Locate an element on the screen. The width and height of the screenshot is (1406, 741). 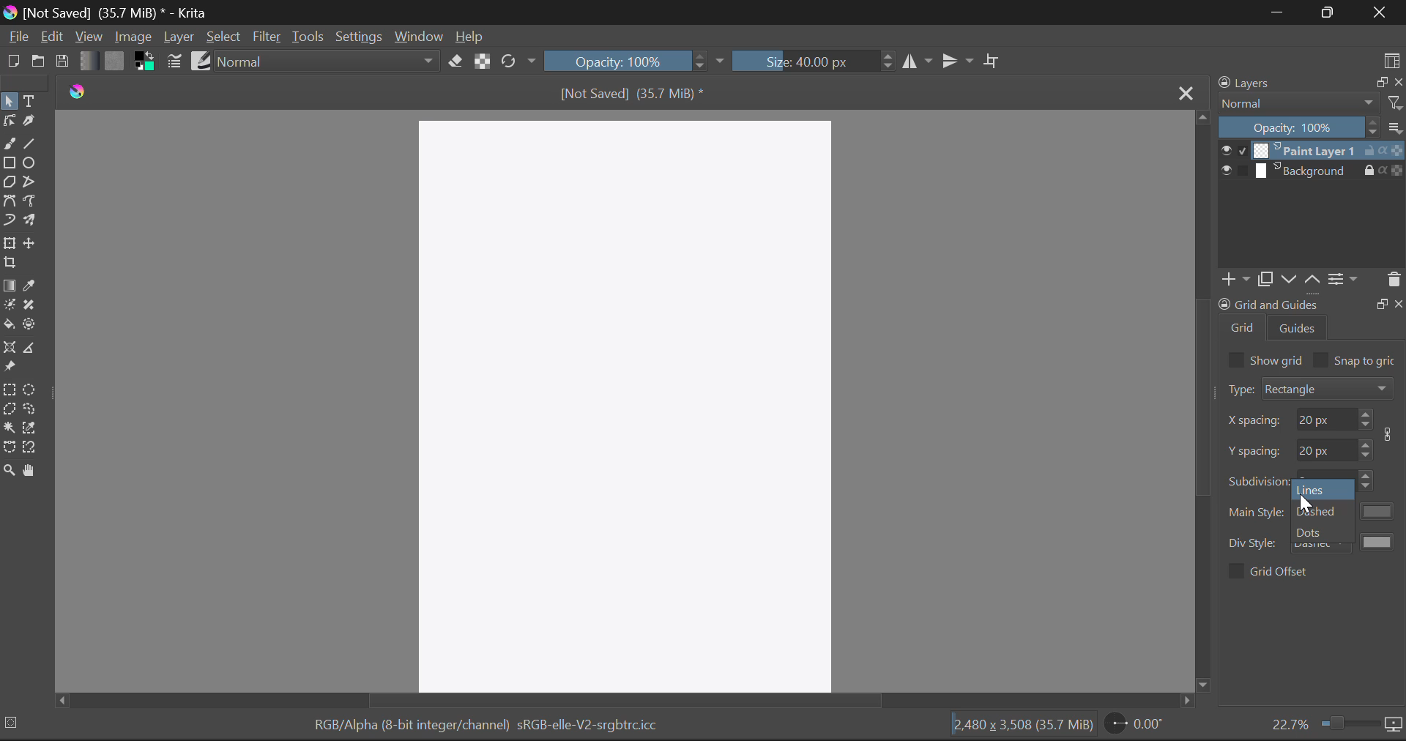
 is located at coordinates (1381, 302).